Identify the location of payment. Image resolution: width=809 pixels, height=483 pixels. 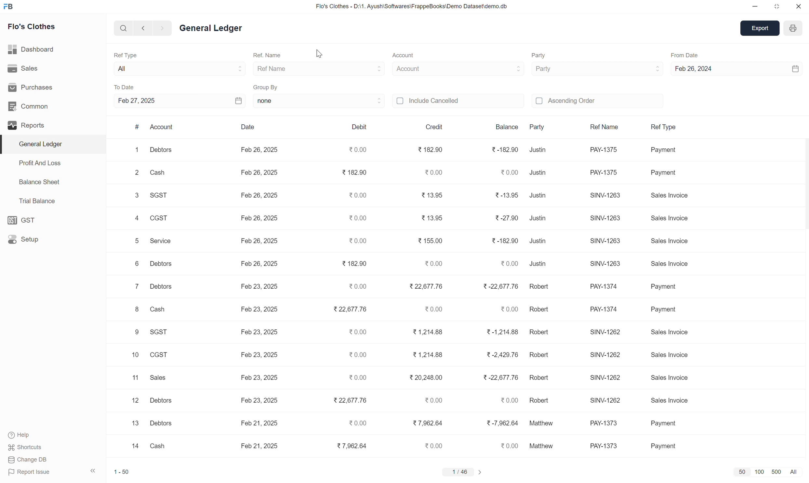
(665, 287).